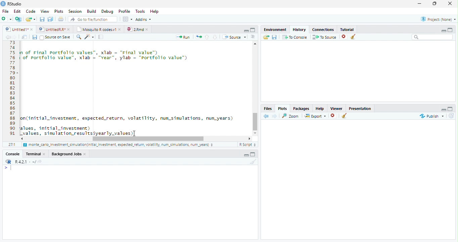  Describe the element at coordinates (134, 133) in the screenshot. I see `Mouse Cursor` at that location.